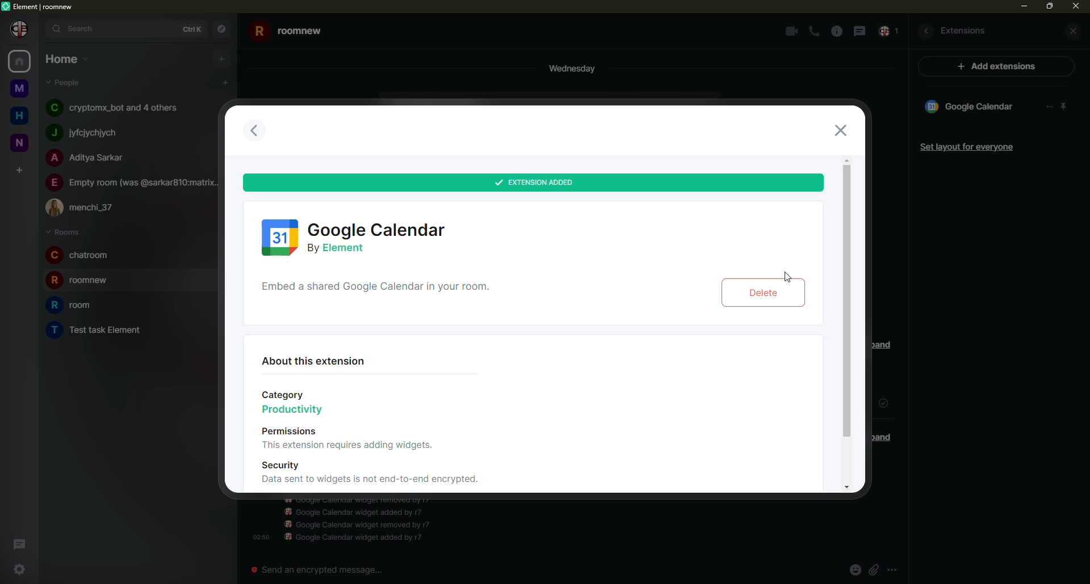 The height and width of the screenshot is (584, 1090). Describe the element at coordinates (90, 158) in the screenshot. I see `people` at that location.